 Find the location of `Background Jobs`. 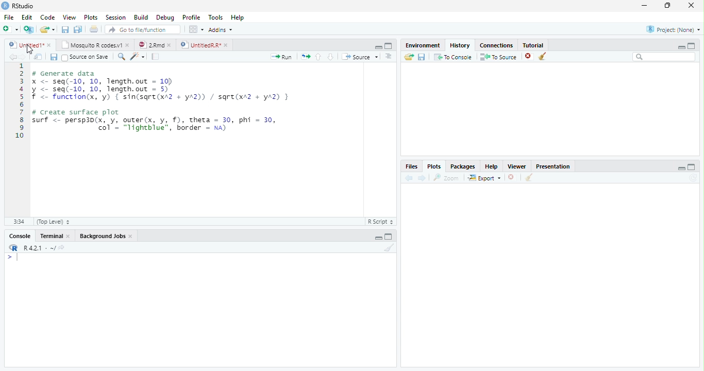

Background Jobs is located at coordinates (103, 236).